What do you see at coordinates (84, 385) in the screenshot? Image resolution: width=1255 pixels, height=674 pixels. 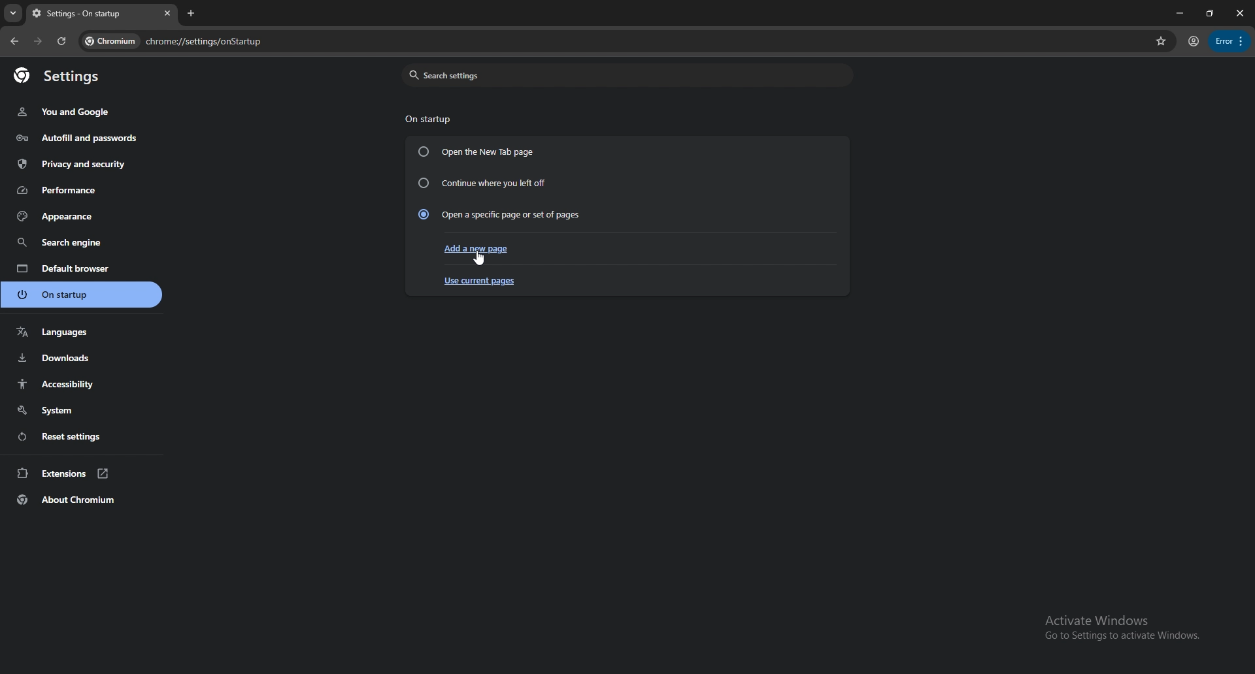 I see `accessibility` at bounding box center [84, 385].